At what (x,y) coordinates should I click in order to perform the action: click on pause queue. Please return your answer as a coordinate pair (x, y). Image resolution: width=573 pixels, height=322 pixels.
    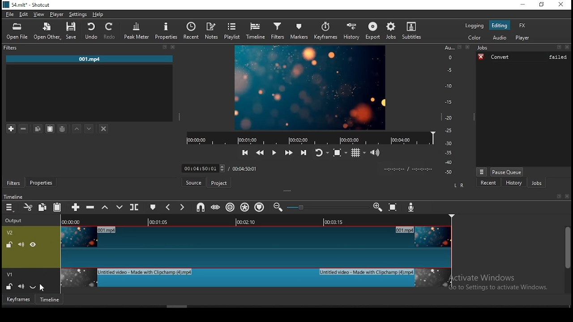
    Looking at the image, I should click on (507, 172).